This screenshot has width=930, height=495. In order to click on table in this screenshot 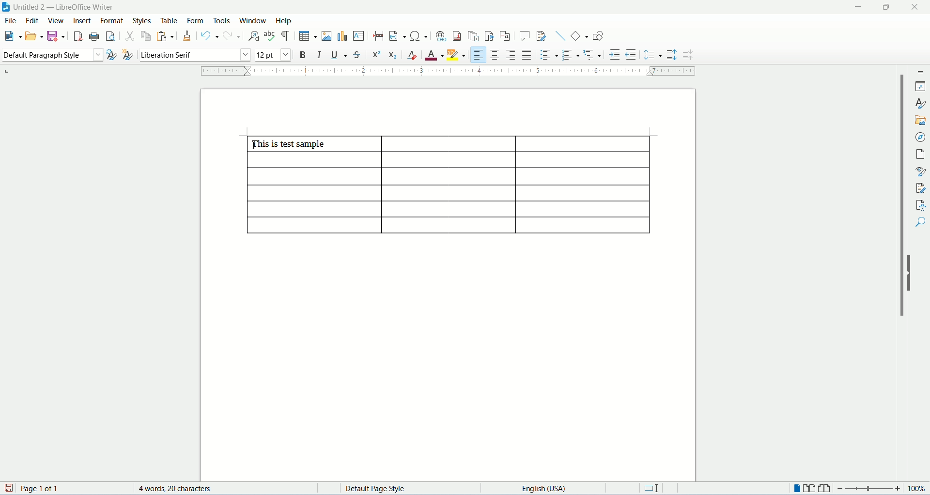, I will do `click(449, 195)`.